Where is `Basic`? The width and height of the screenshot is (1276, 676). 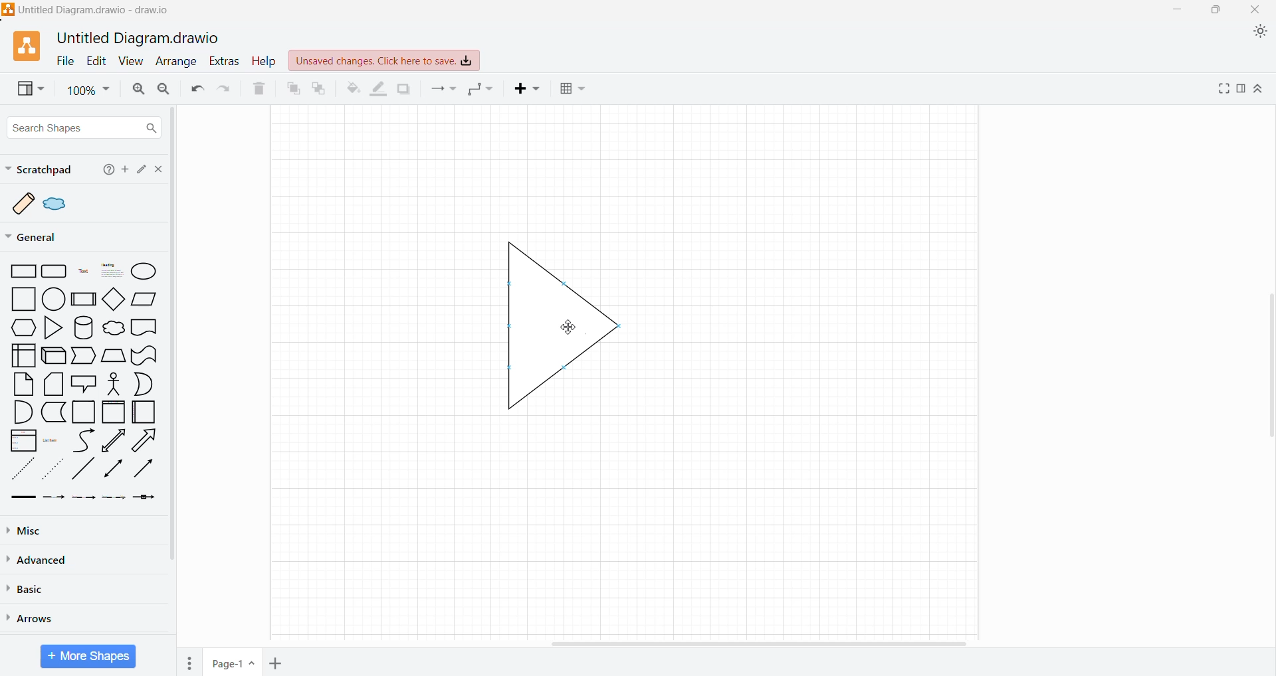 Basic is located at coordinates (29, 589).